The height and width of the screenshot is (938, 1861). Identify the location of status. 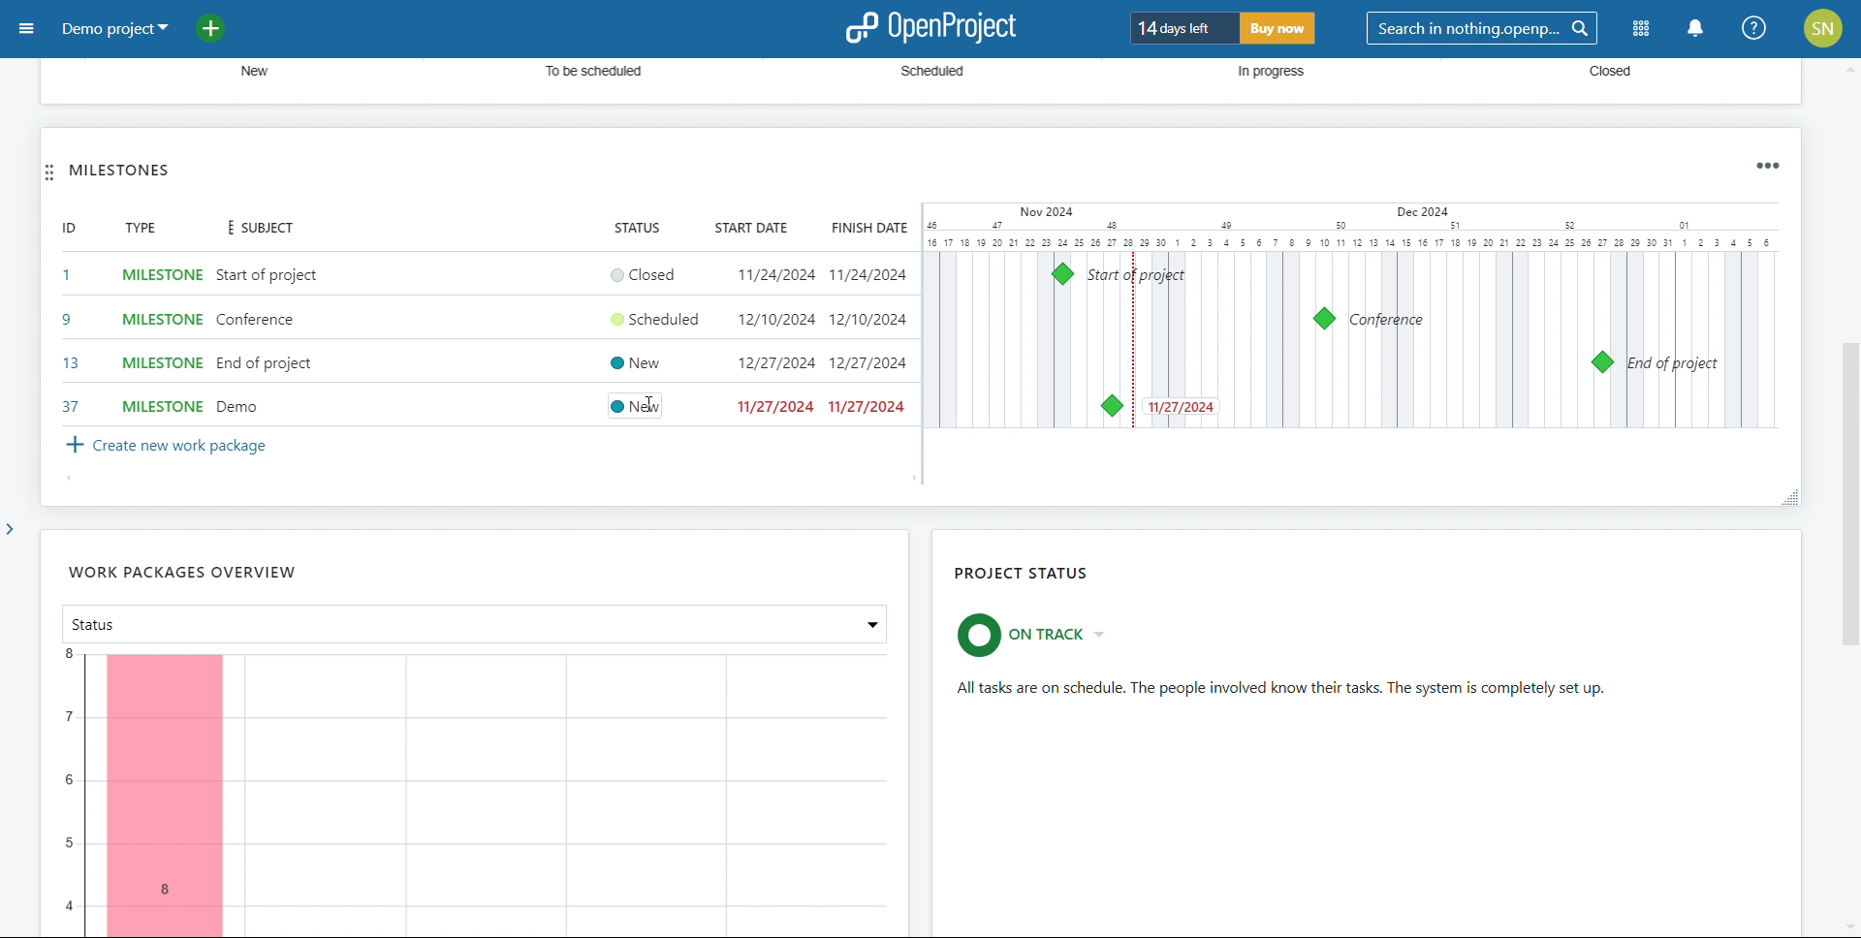
(634, 229).